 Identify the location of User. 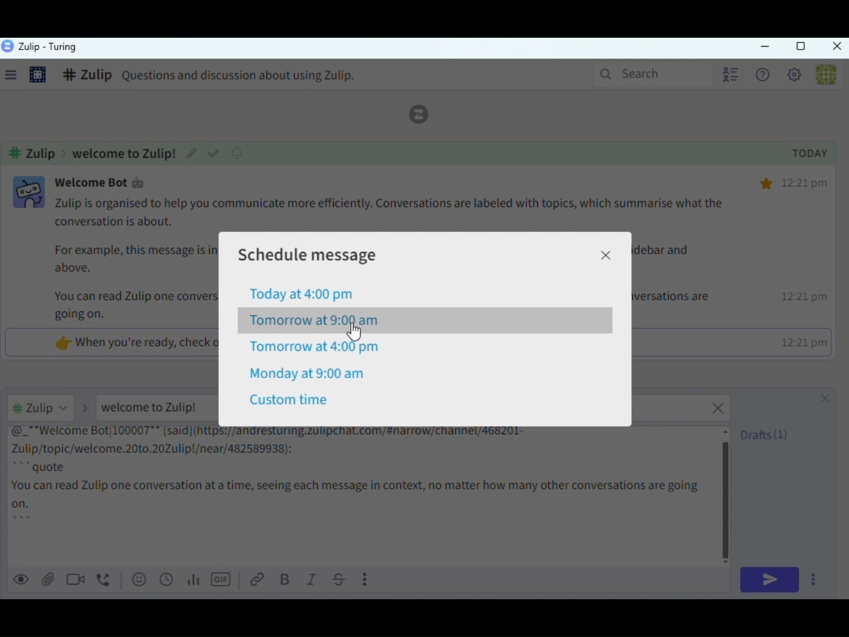
(824, 74).